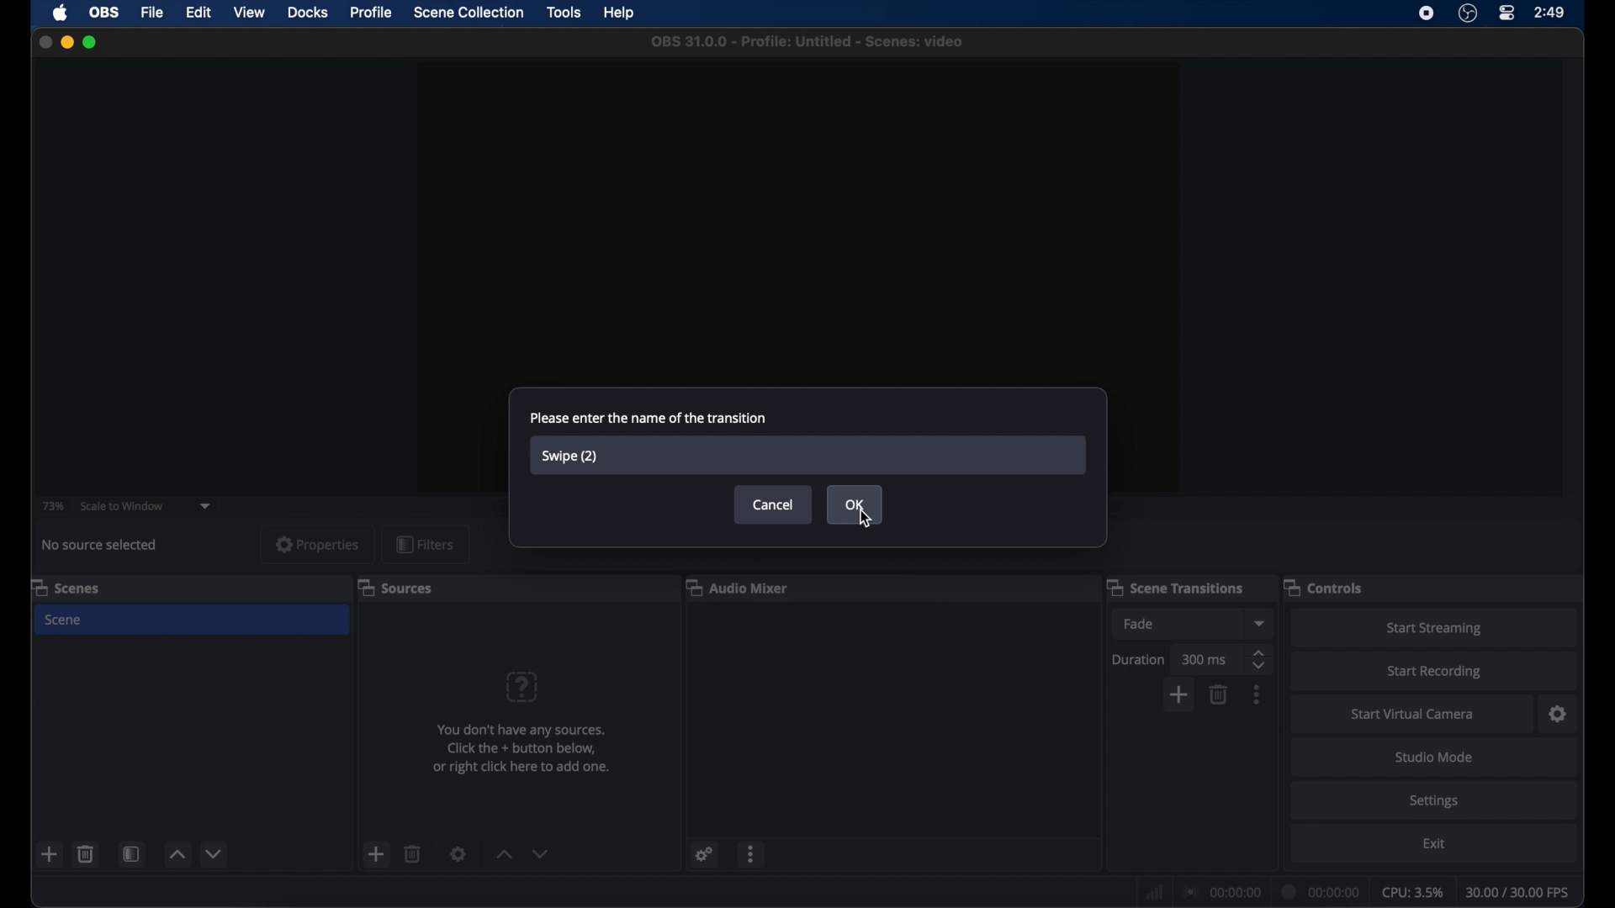 Image resolution: width=1615 pixels, height=908 pixels. Describe the element at coordinates (752, 854) in the screenshot. I see `more options` at that location.